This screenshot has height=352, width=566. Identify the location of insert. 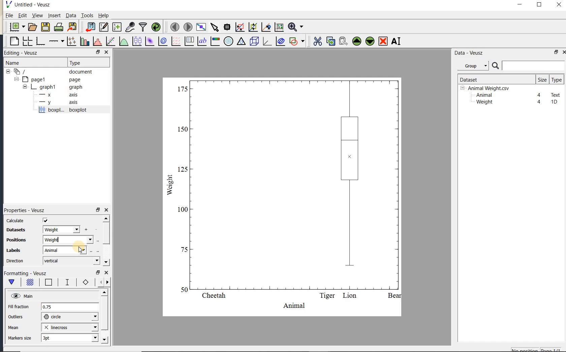
(54, 15).